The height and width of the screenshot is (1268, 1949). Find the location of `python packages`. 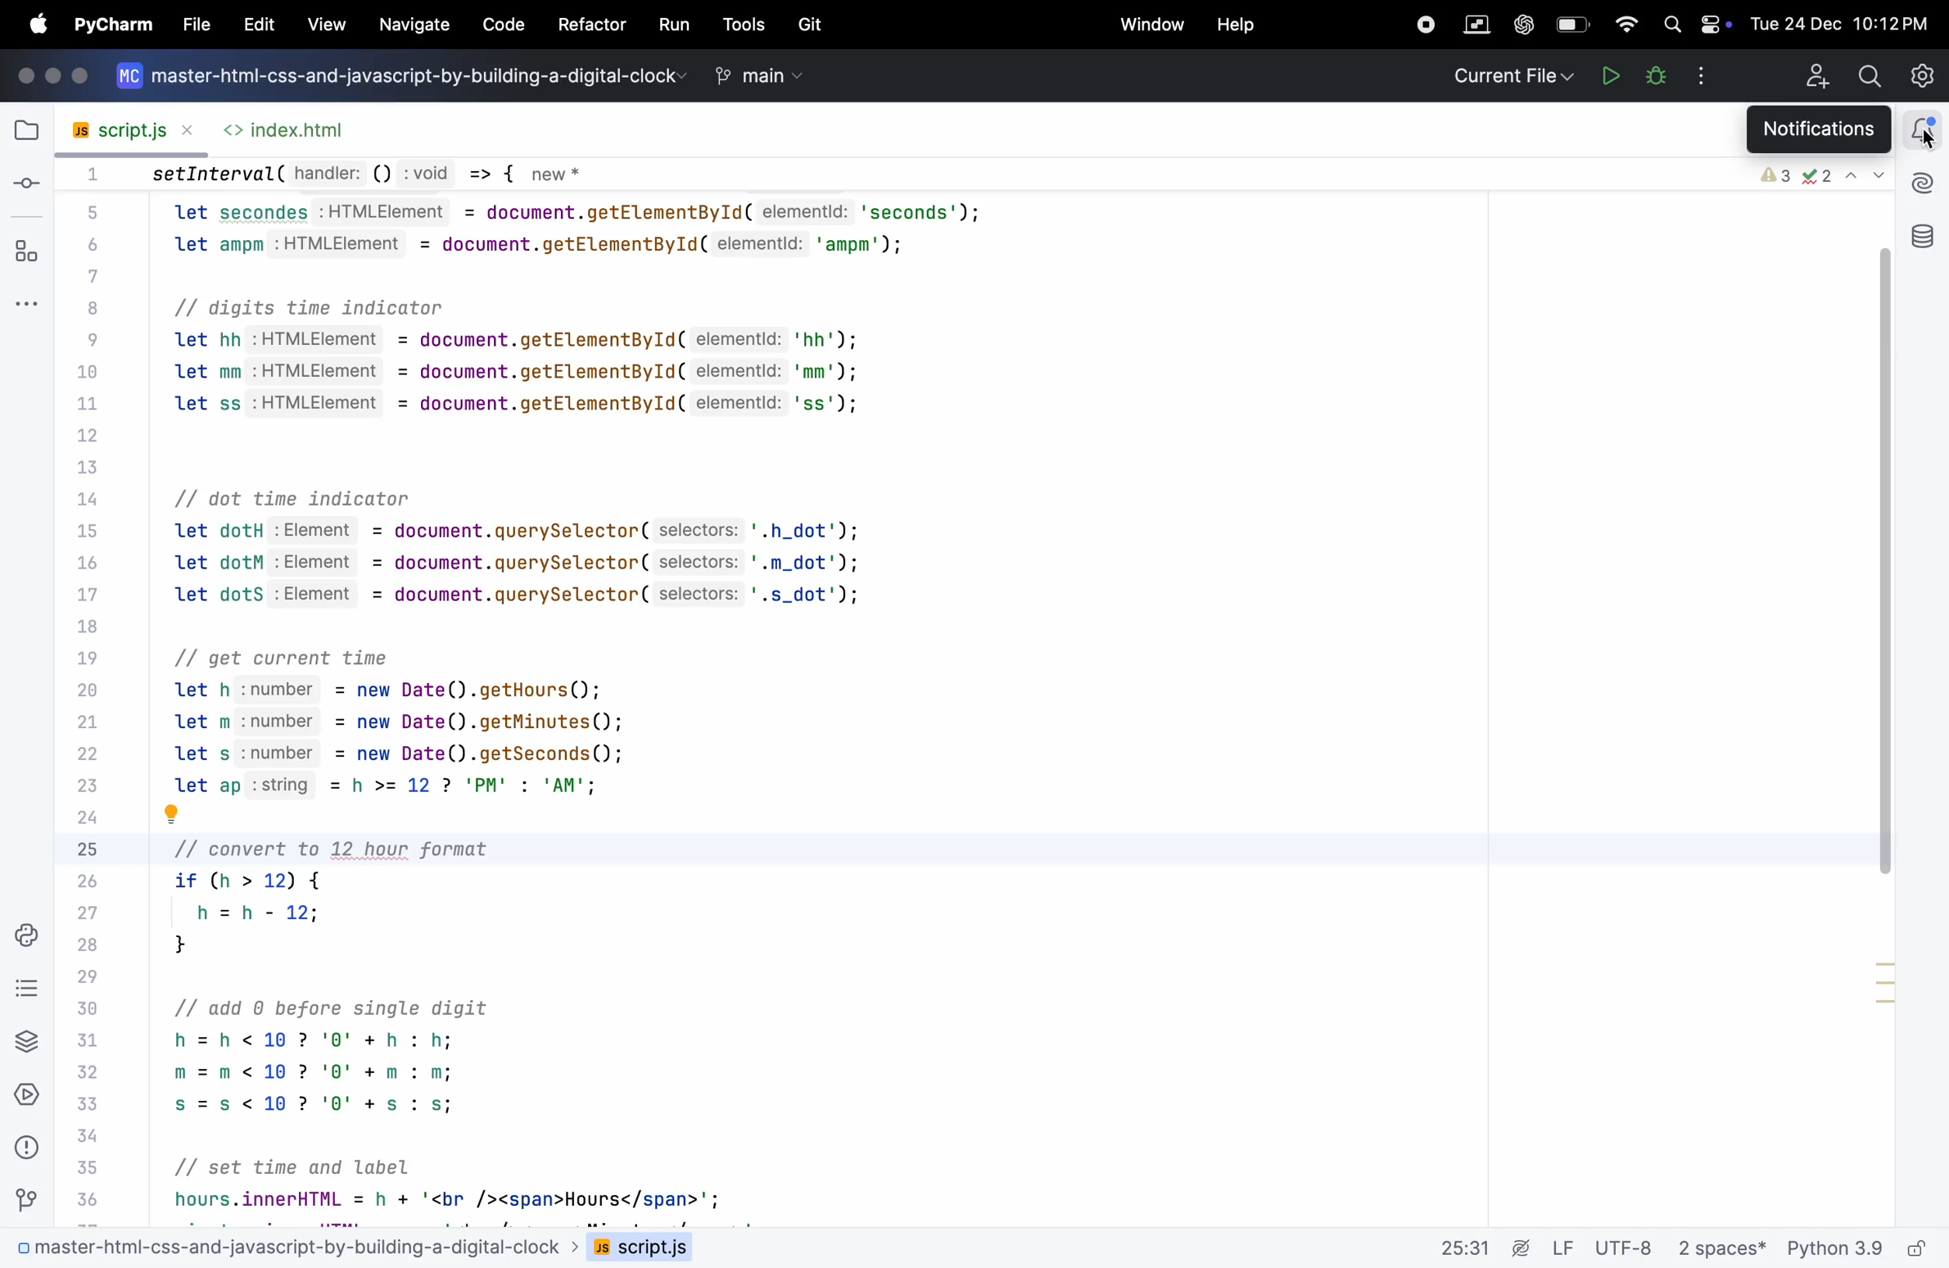

python packages is located at coordinates (26, 1044).